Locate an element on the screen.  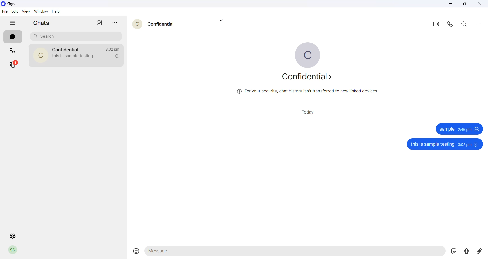
edit is located at coordinates (14, 11).